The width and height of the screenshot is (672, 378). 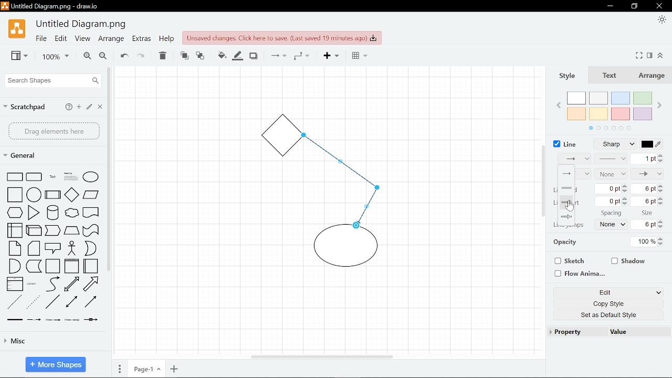 I want to click on shape, so click(x=52, y=266).